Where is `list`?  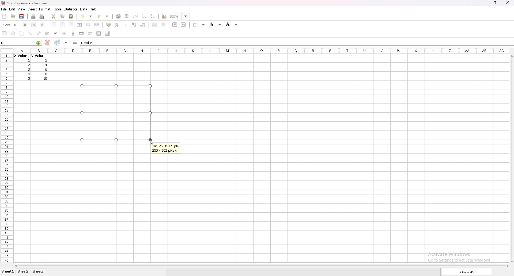 list is located at coordinates (99, 33).